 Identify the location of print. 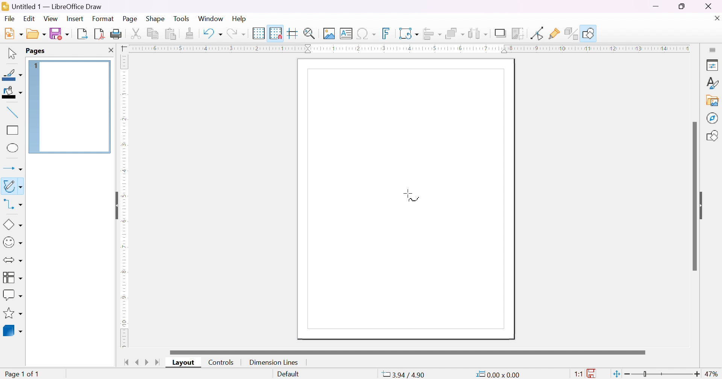
(117, 34).